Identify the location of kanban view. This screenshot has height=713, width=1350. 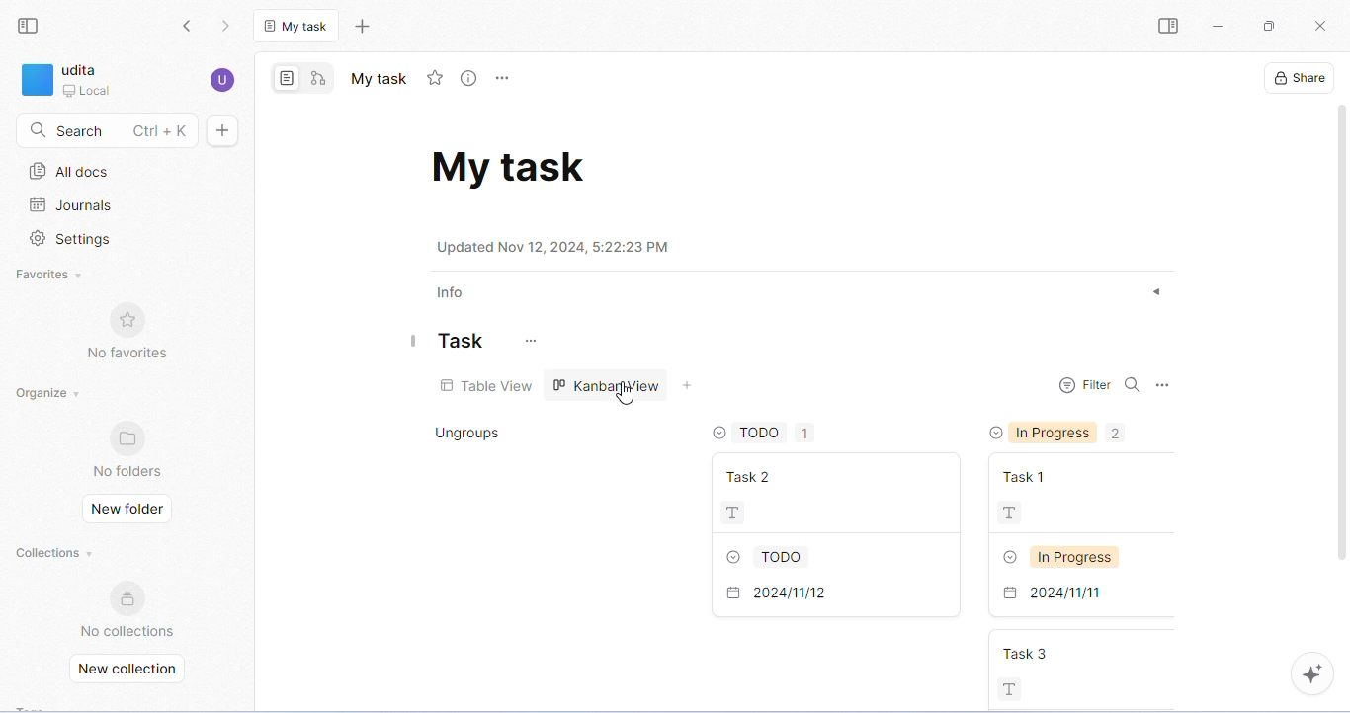
(609, 385).